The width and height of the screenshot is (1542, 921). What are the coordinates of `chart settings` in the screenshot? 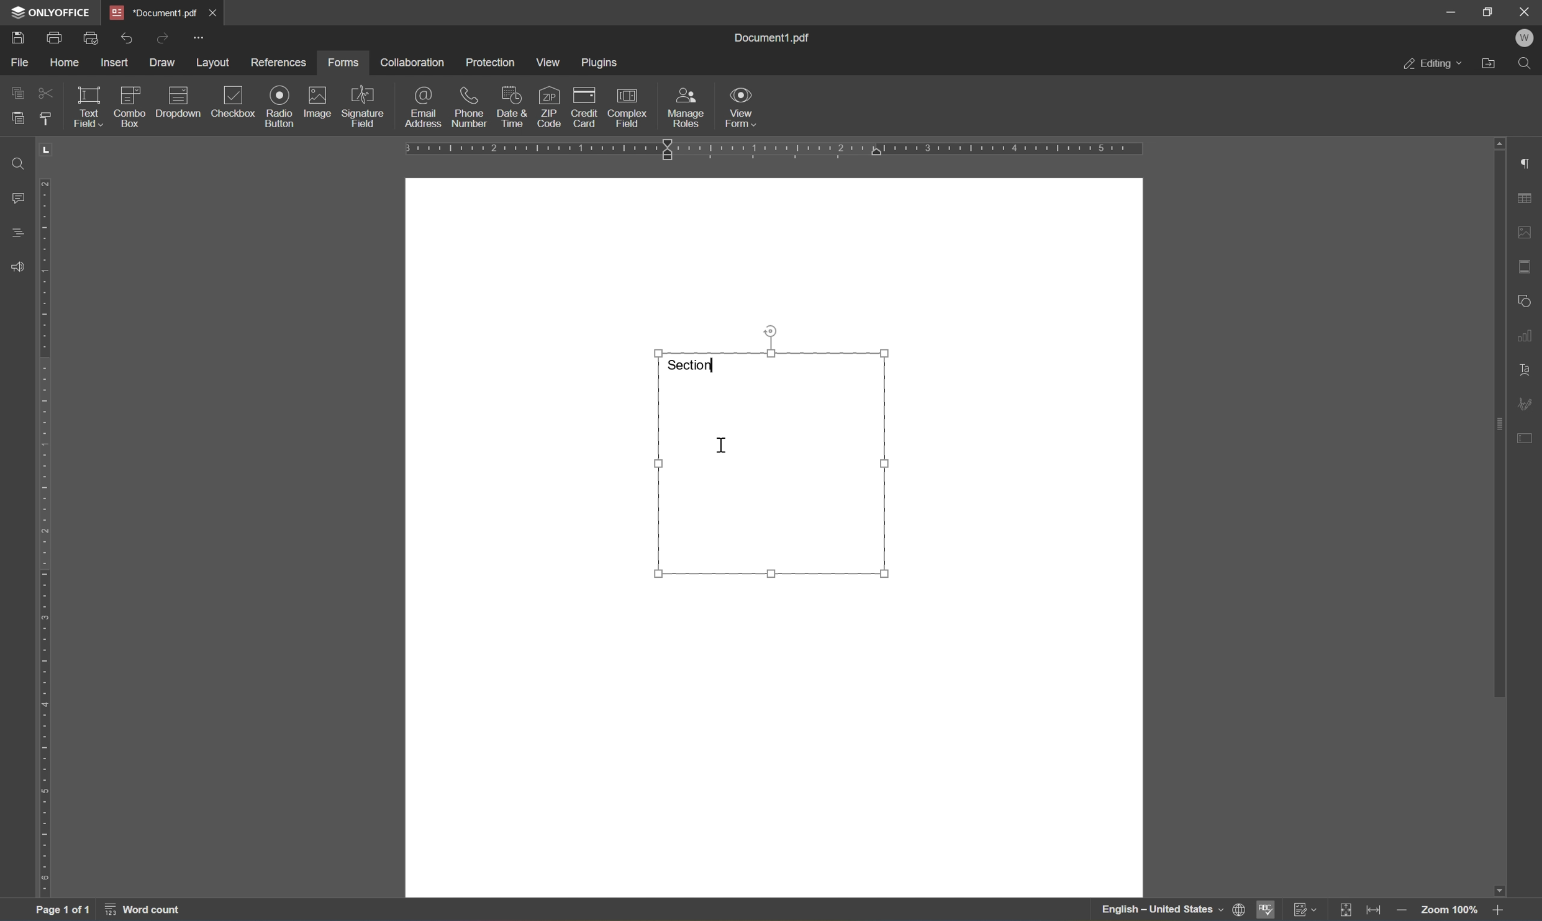 It's located at (1528, 335).